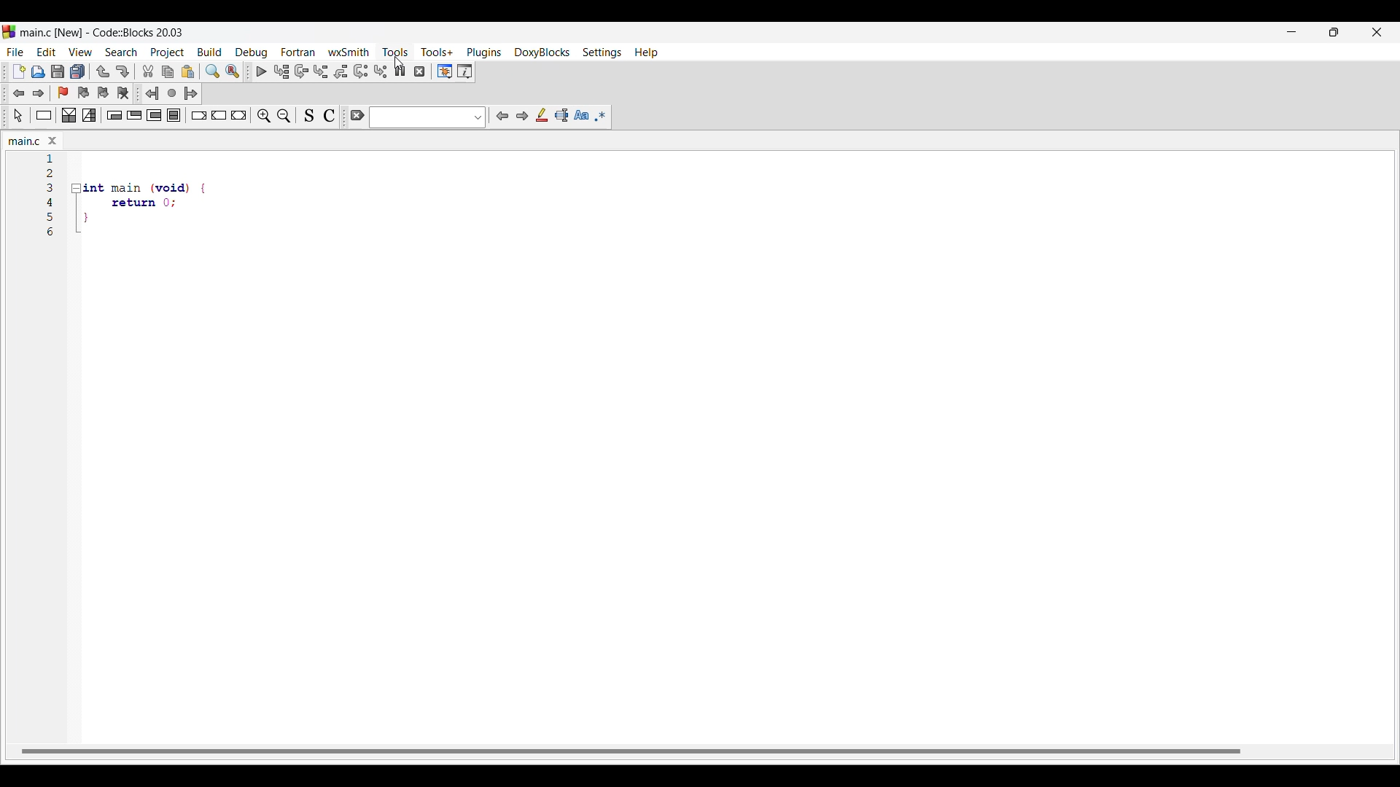  I want to click on Close tab, so click(52, 141).